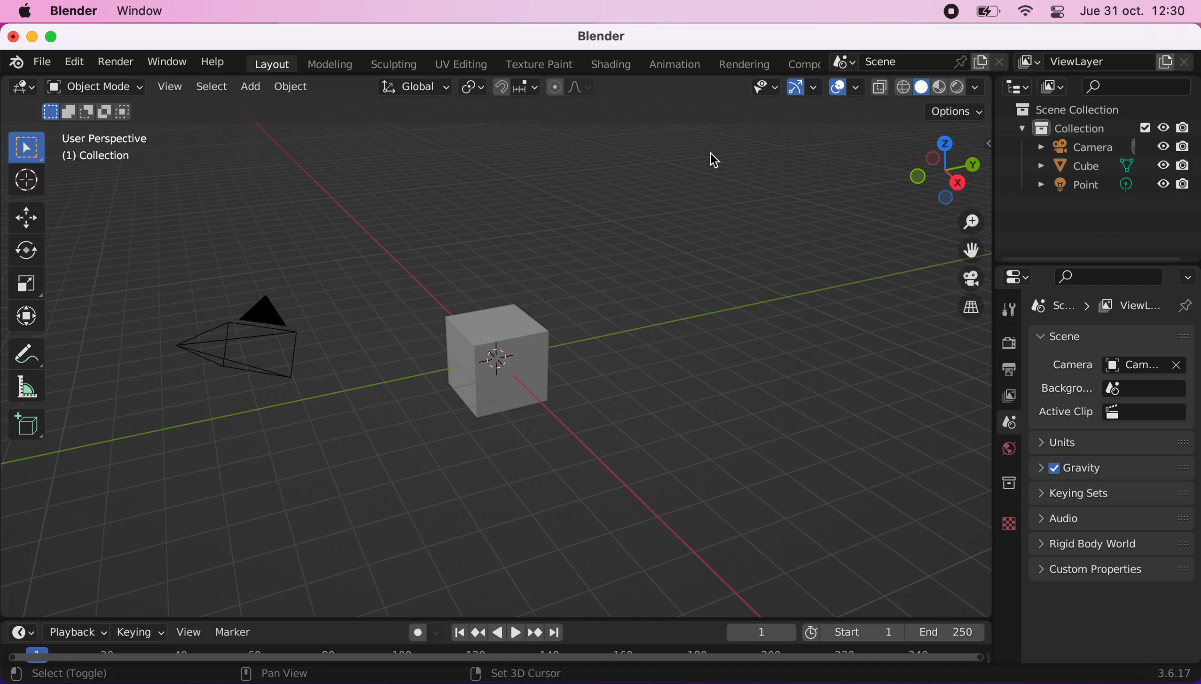 The image size is (1201, 684). Describe the element at coordinates (607, 37) in the screenshot. I see `blender` at that location.